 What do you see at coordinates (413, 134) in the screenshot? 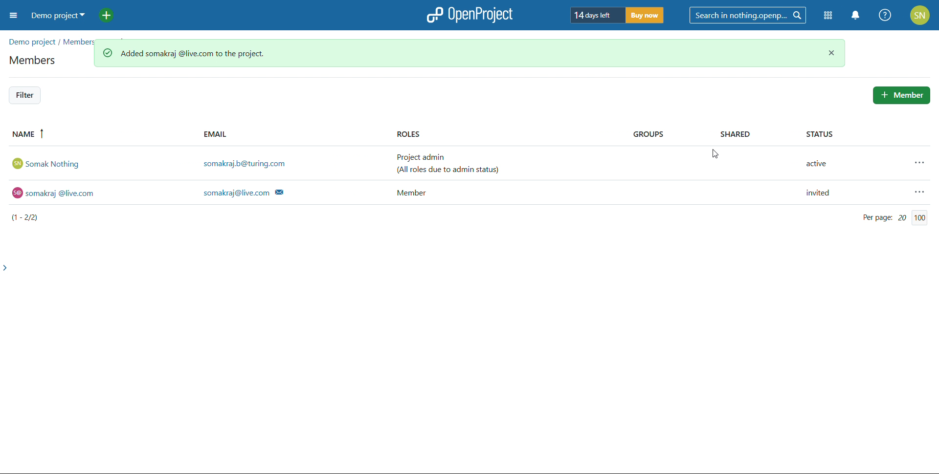
I see `ROLES` at bounding box center [413, 134].